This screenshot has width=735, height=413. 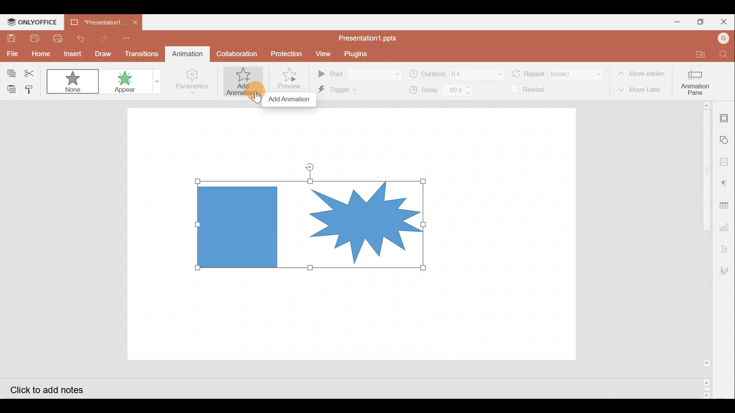 What do you see at coordinates (243, 82) in the screenshot?
I see `Add animation` at bounding box center [243, 82].